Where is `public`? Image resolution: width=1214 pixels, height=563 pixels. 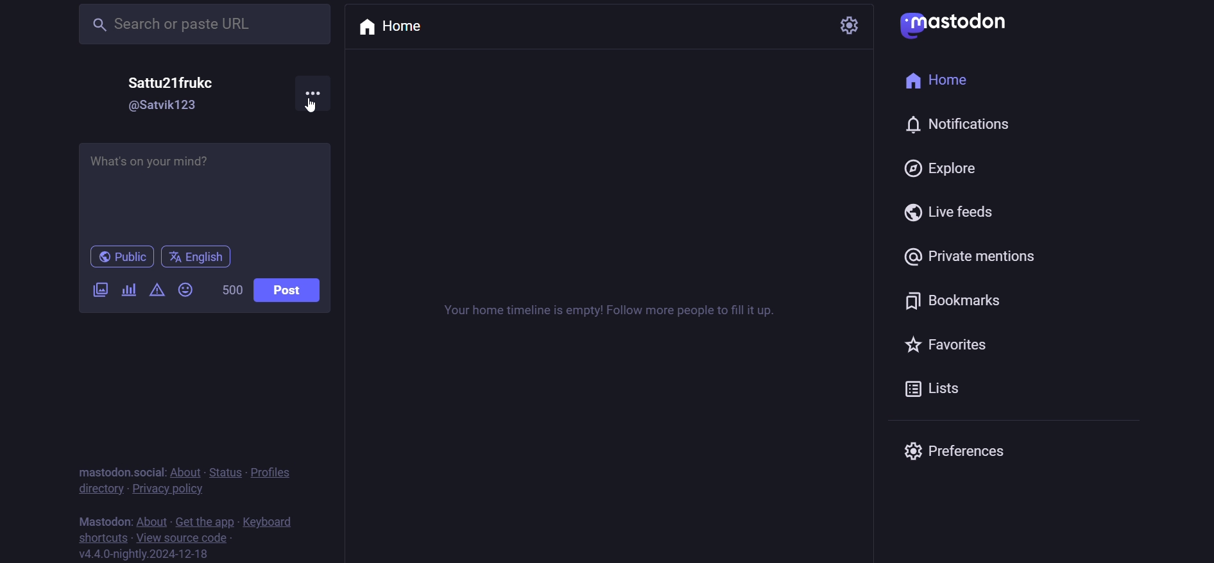 public is located at coordinates (121, 258).